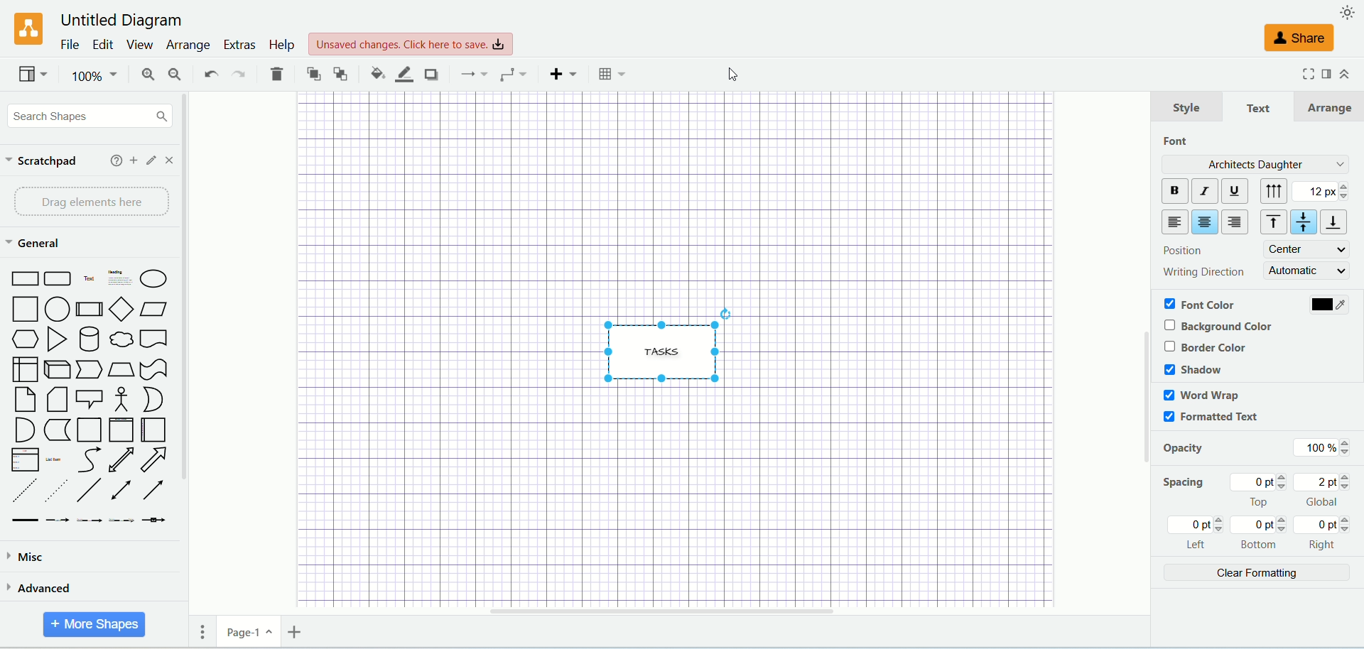  What do you see at coordinates (1198, 533) in the screenshot?
I see `left` at bounding box center [1198, 533].